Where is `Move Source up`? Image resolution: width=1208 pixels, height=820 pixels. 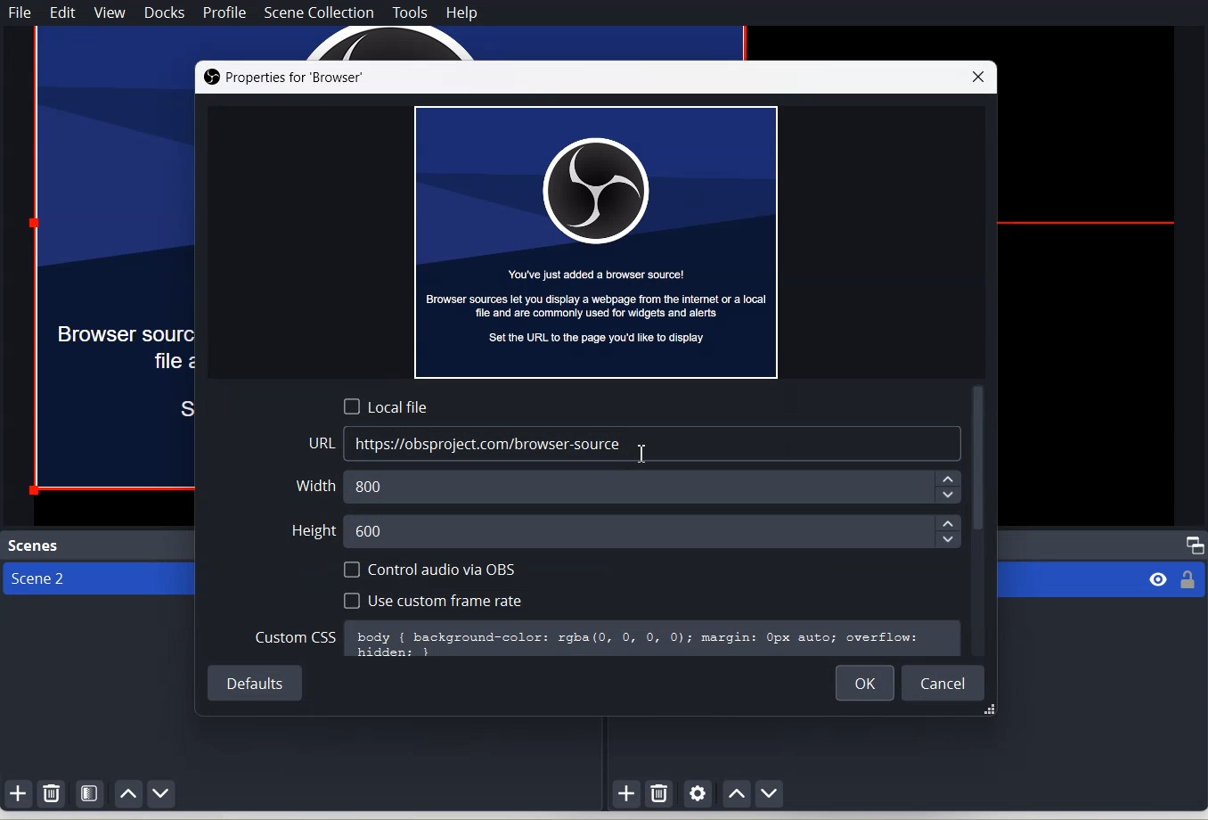 Move Source up is located at coordinates (735, 793).